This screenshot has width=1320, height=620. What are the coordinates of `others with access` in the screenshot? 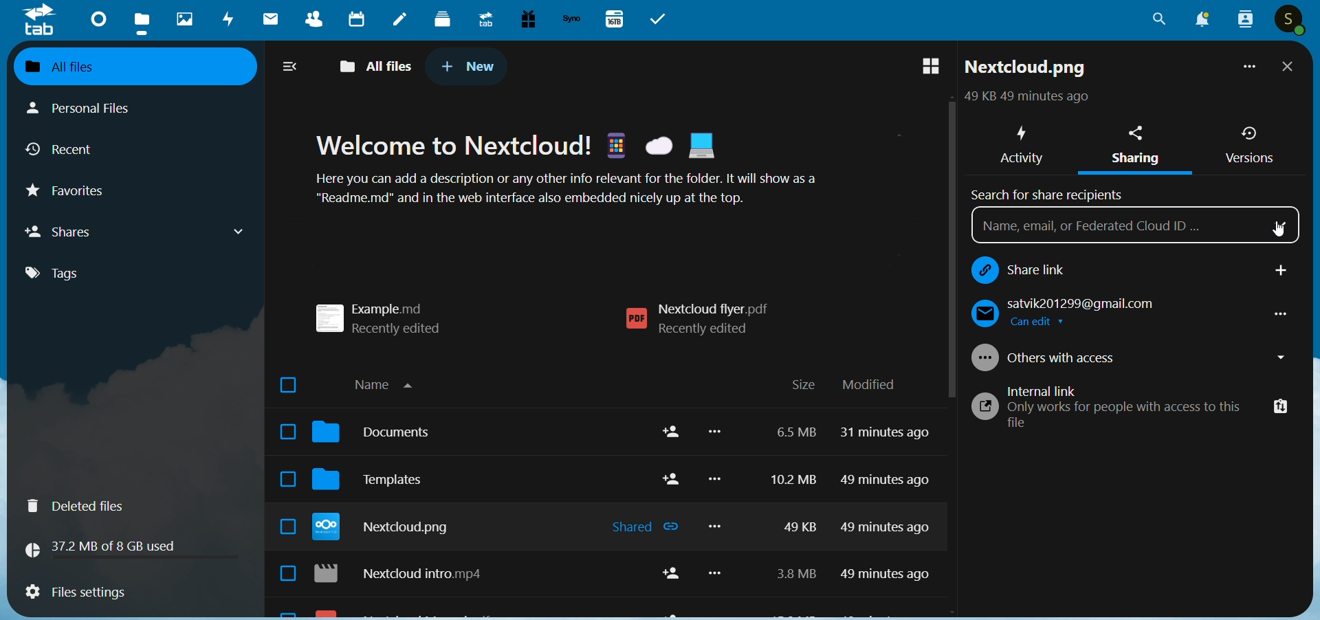 It's located at (1133, 358).